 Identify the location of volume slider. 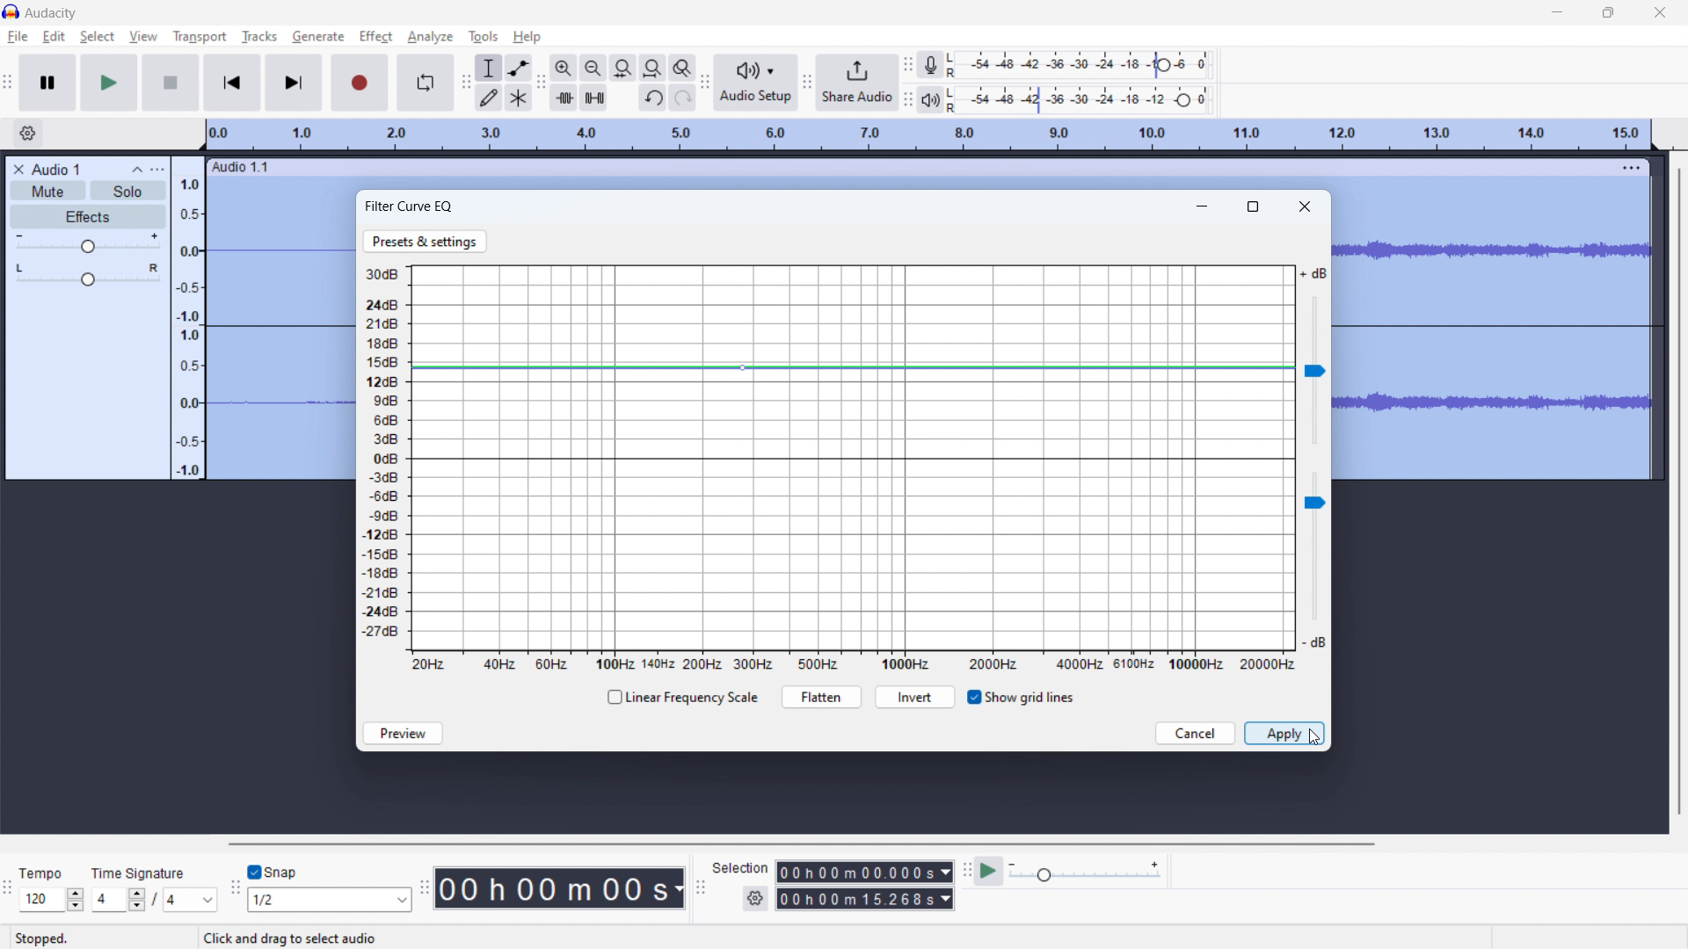
(1313, 563).